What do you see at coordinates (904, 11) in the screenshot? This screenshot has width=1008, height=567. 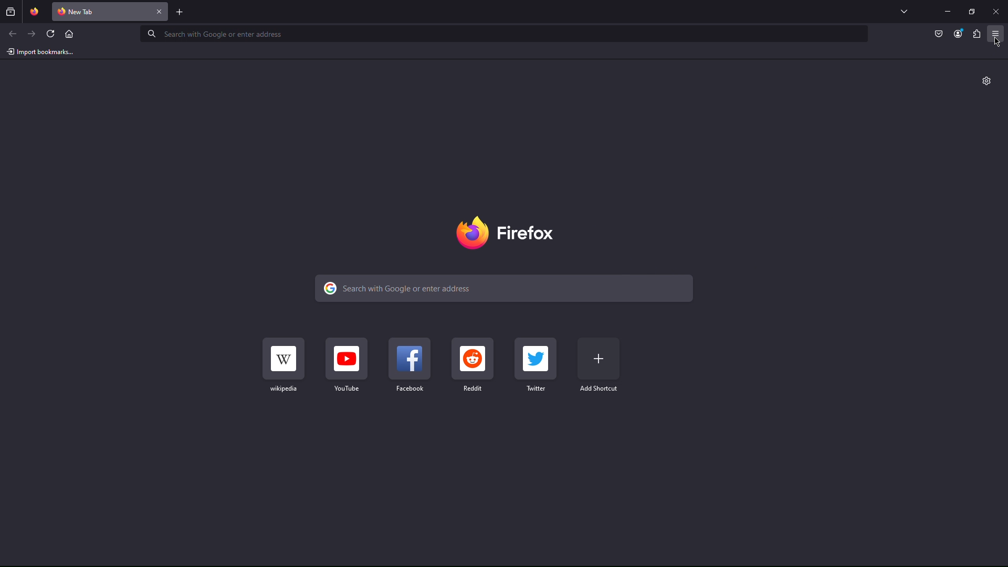 I see `List all tabs` at bounding box center [904, 11].